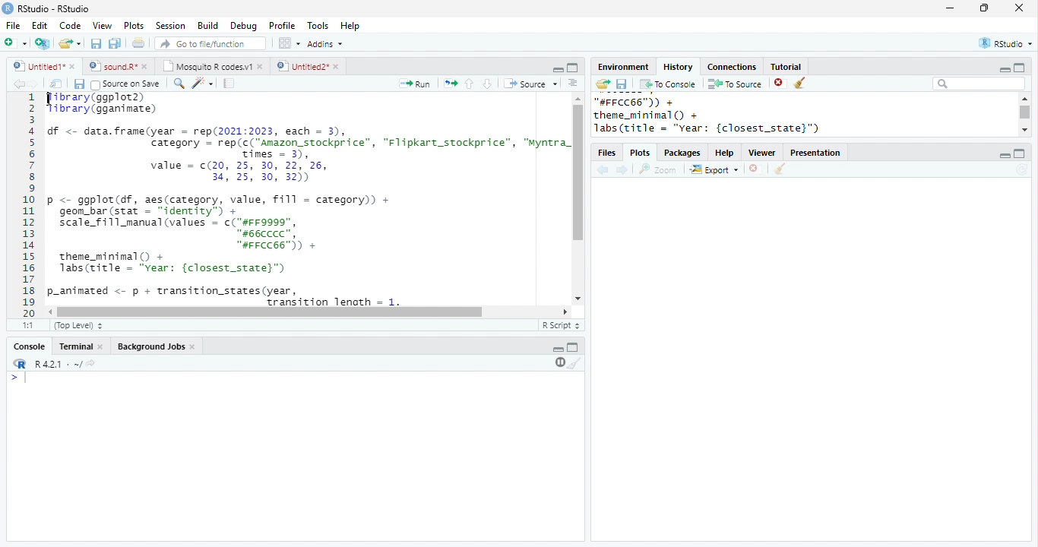 Image resolution: width=1038 pixels, height=547 pixels. Describe the element at coordinates (103, 25) in the screenshot. I see `View` at that location.